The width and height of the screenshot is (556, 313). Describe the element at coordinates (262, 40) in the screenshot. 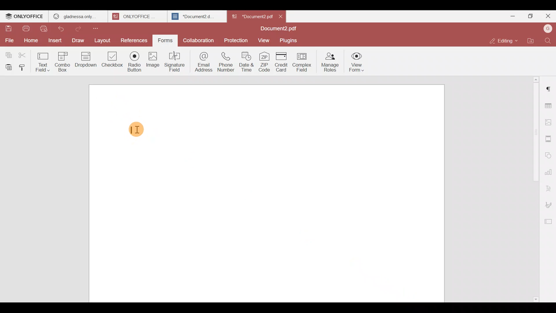

I see `View` at that location.